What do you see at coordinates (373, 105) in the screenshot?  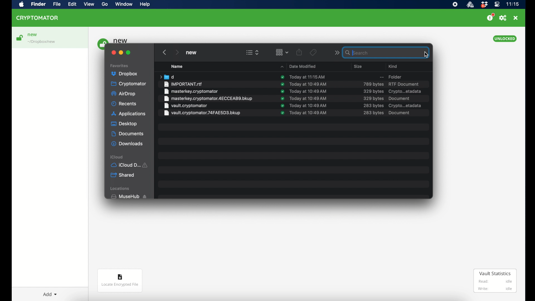 I see `size` at bounding box center [373, 105].